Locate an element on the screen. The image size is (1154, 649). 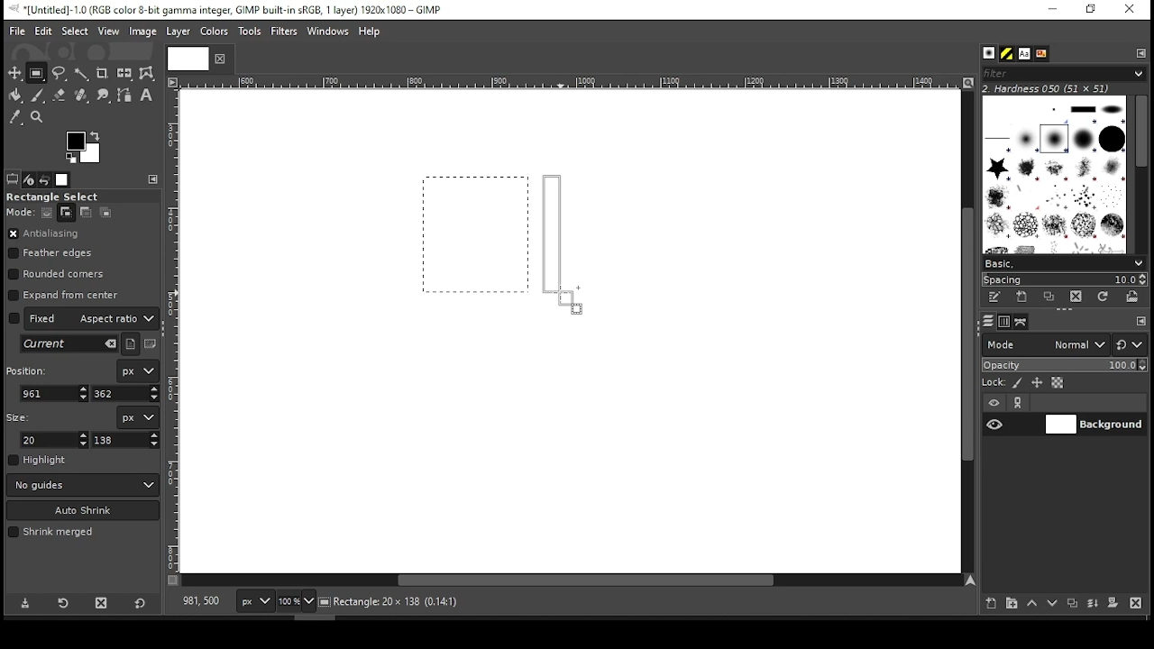
size is located at coordinates (22, 416).